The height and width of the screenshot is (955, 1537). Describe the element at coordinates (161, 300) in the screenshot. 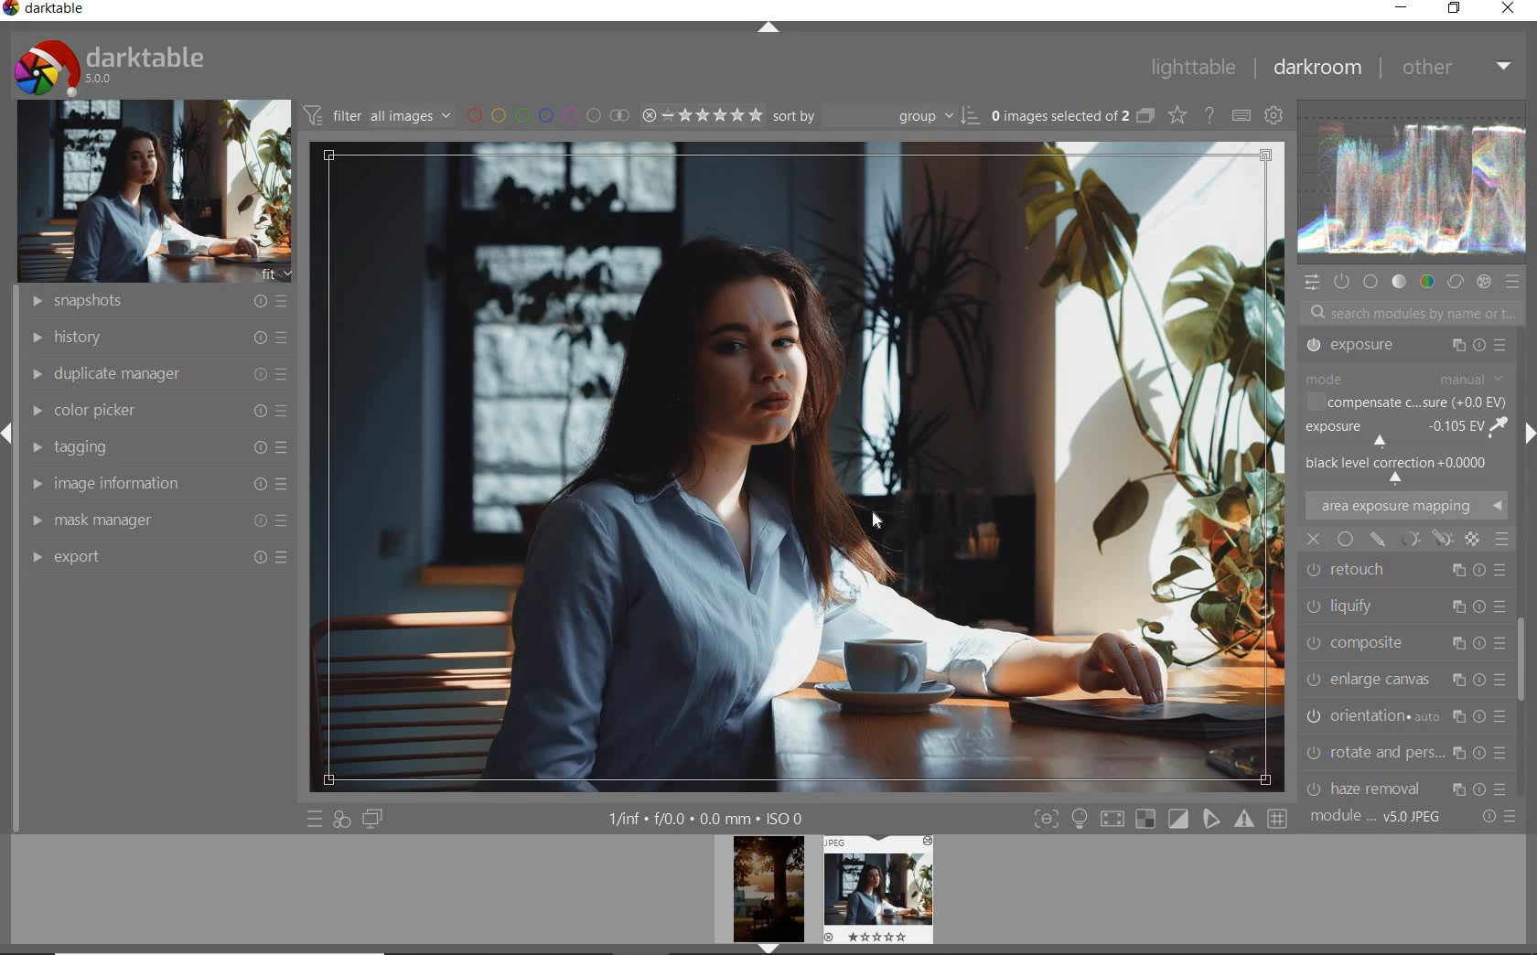

I see `SNAPSHOTS` at that location.